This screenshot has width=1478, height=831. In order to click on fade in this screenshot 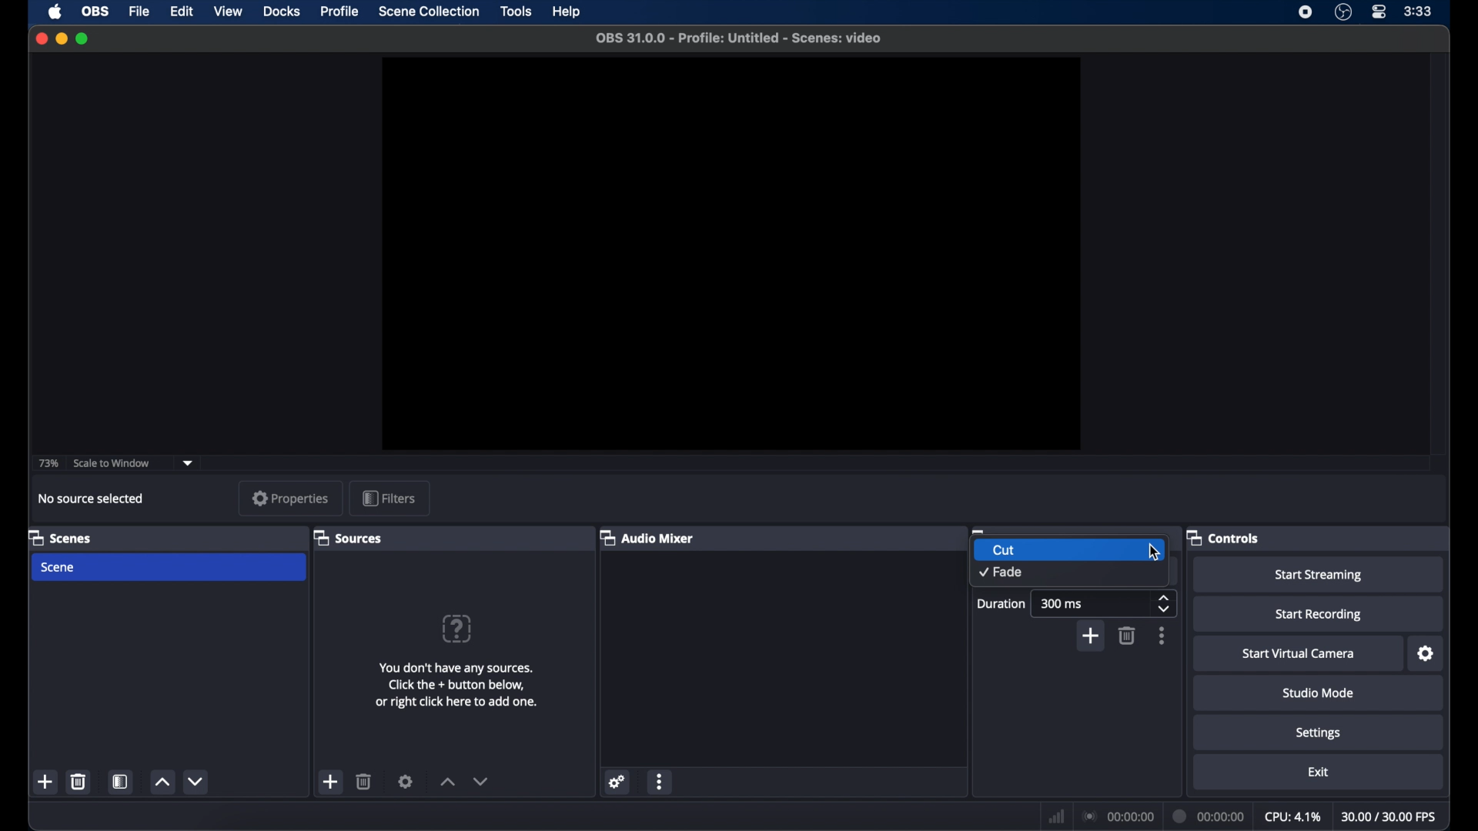, I will do `click(1002, 572)`.